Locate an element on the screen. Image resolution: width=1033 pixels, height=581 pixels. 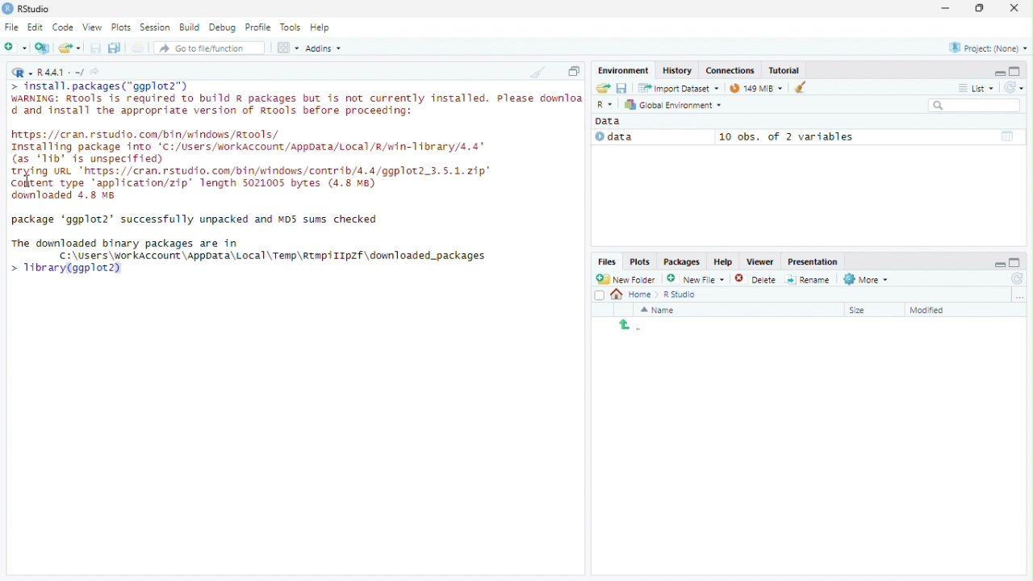
open an existing file is located at coordinates (72, 48).